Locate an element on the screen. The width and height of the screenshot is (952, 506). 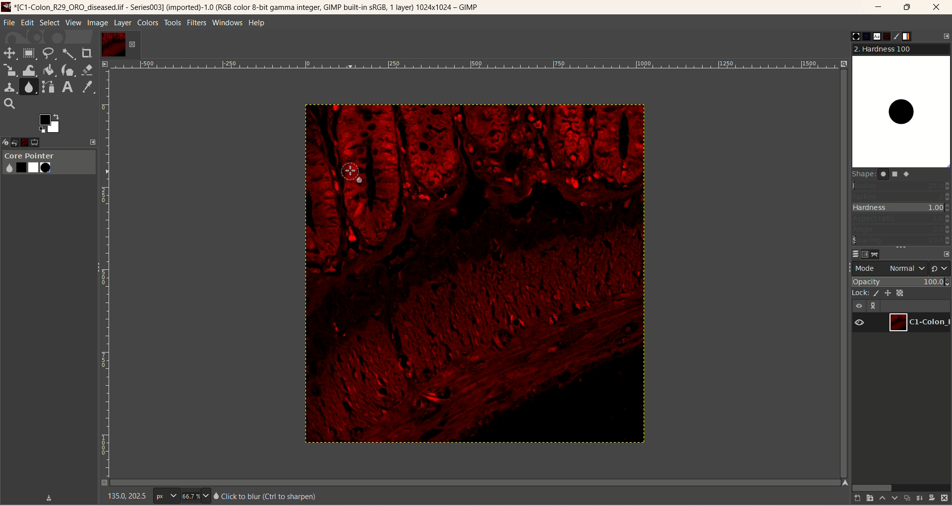
save is located at coordinates (50, 497).